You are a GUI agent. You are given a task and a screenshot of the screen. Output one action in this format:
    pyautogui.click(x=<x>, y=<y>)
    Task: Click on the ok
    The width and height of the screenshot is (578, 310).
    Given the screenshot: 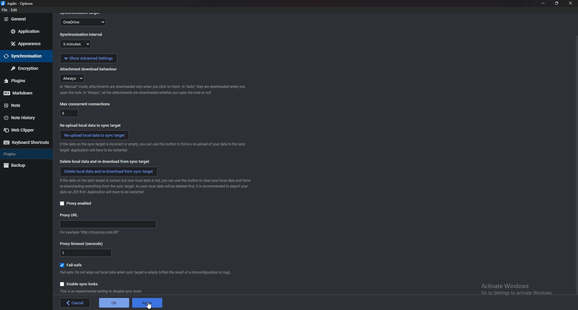 What is the action you would take?
    pyautogui.click(x=113, y=302)
    